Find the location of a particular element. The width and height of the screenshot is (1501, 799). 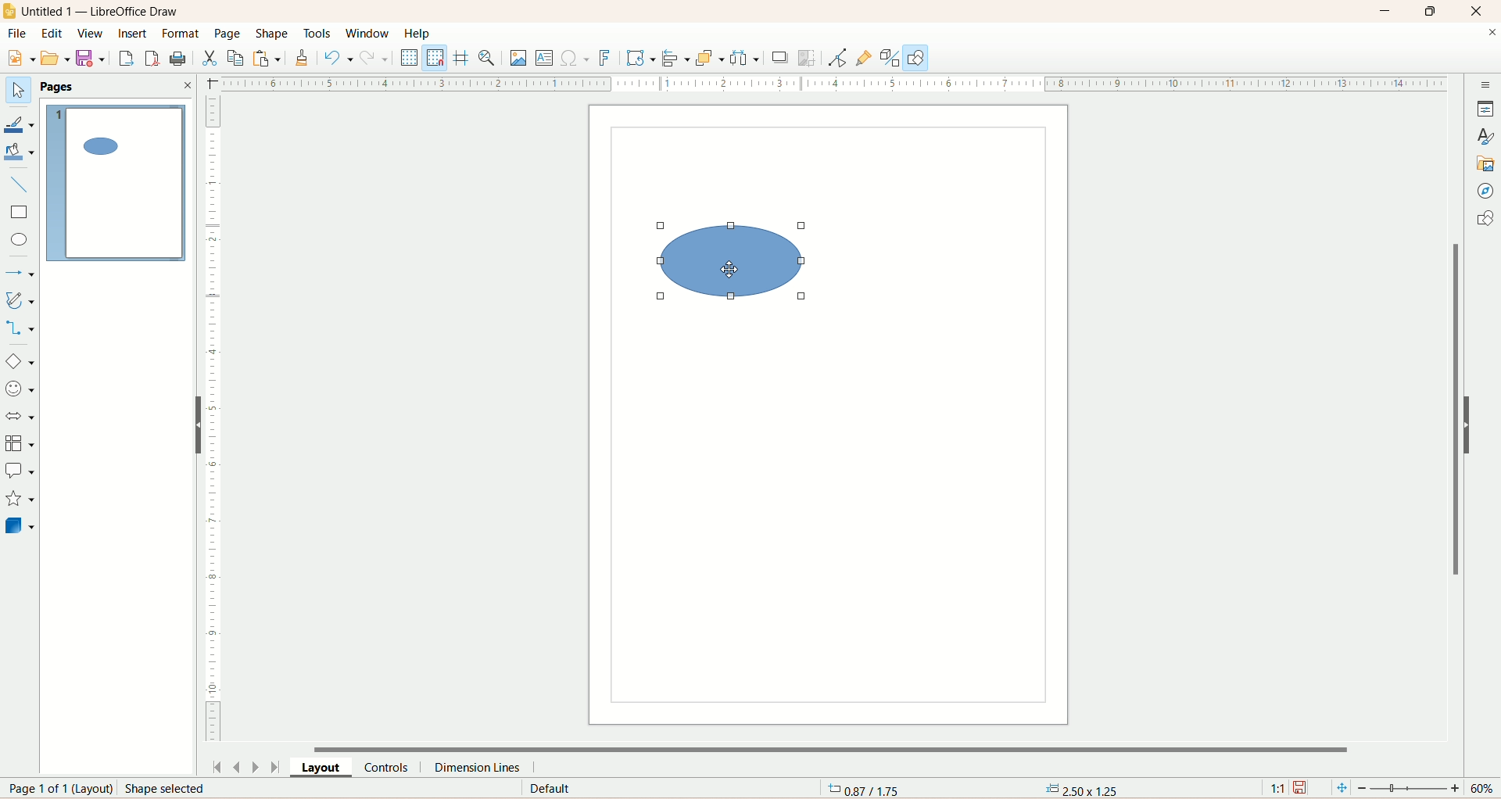

zoom and pan is located at coordinates (490, 60).